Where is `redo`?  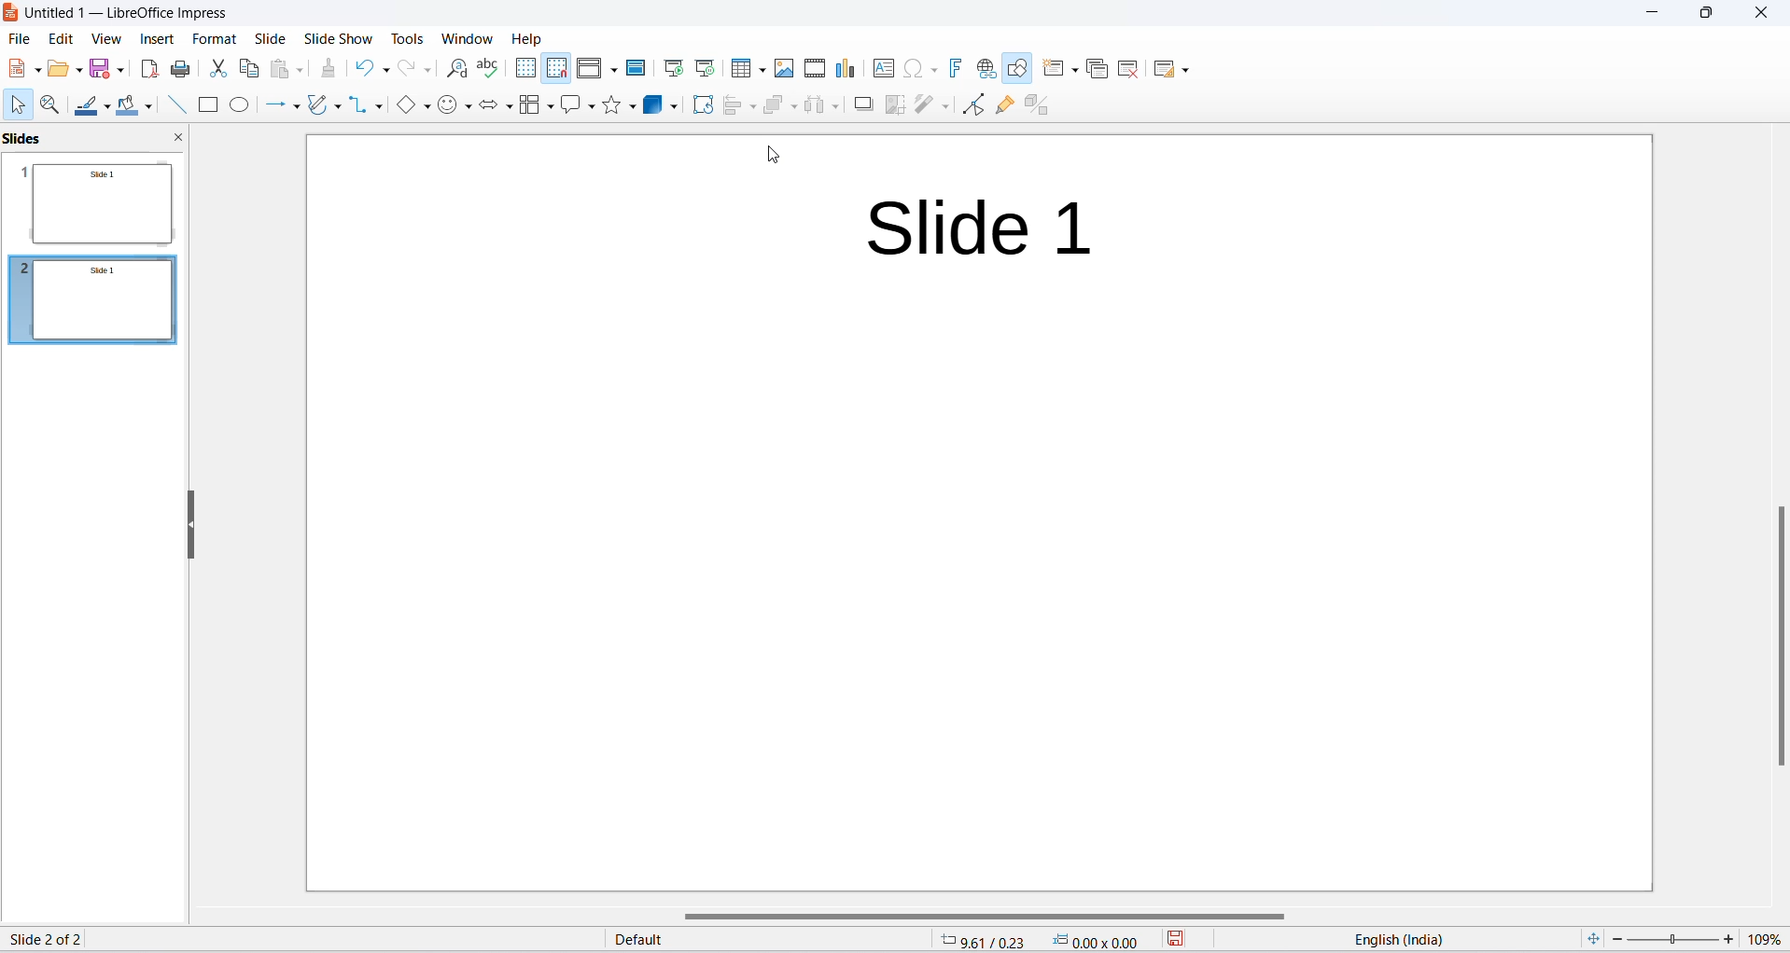
redo is located at coordinates (414, 70).